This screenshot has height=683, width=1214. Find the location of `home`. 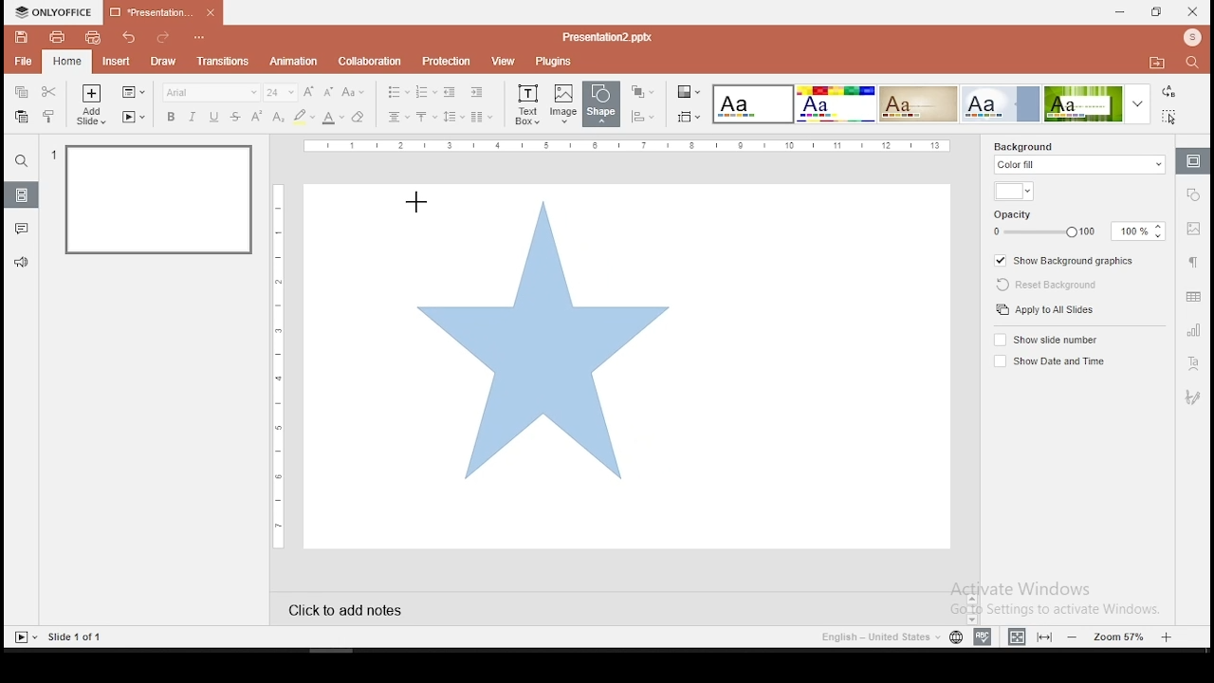

home is located at coordinates (67, 63).